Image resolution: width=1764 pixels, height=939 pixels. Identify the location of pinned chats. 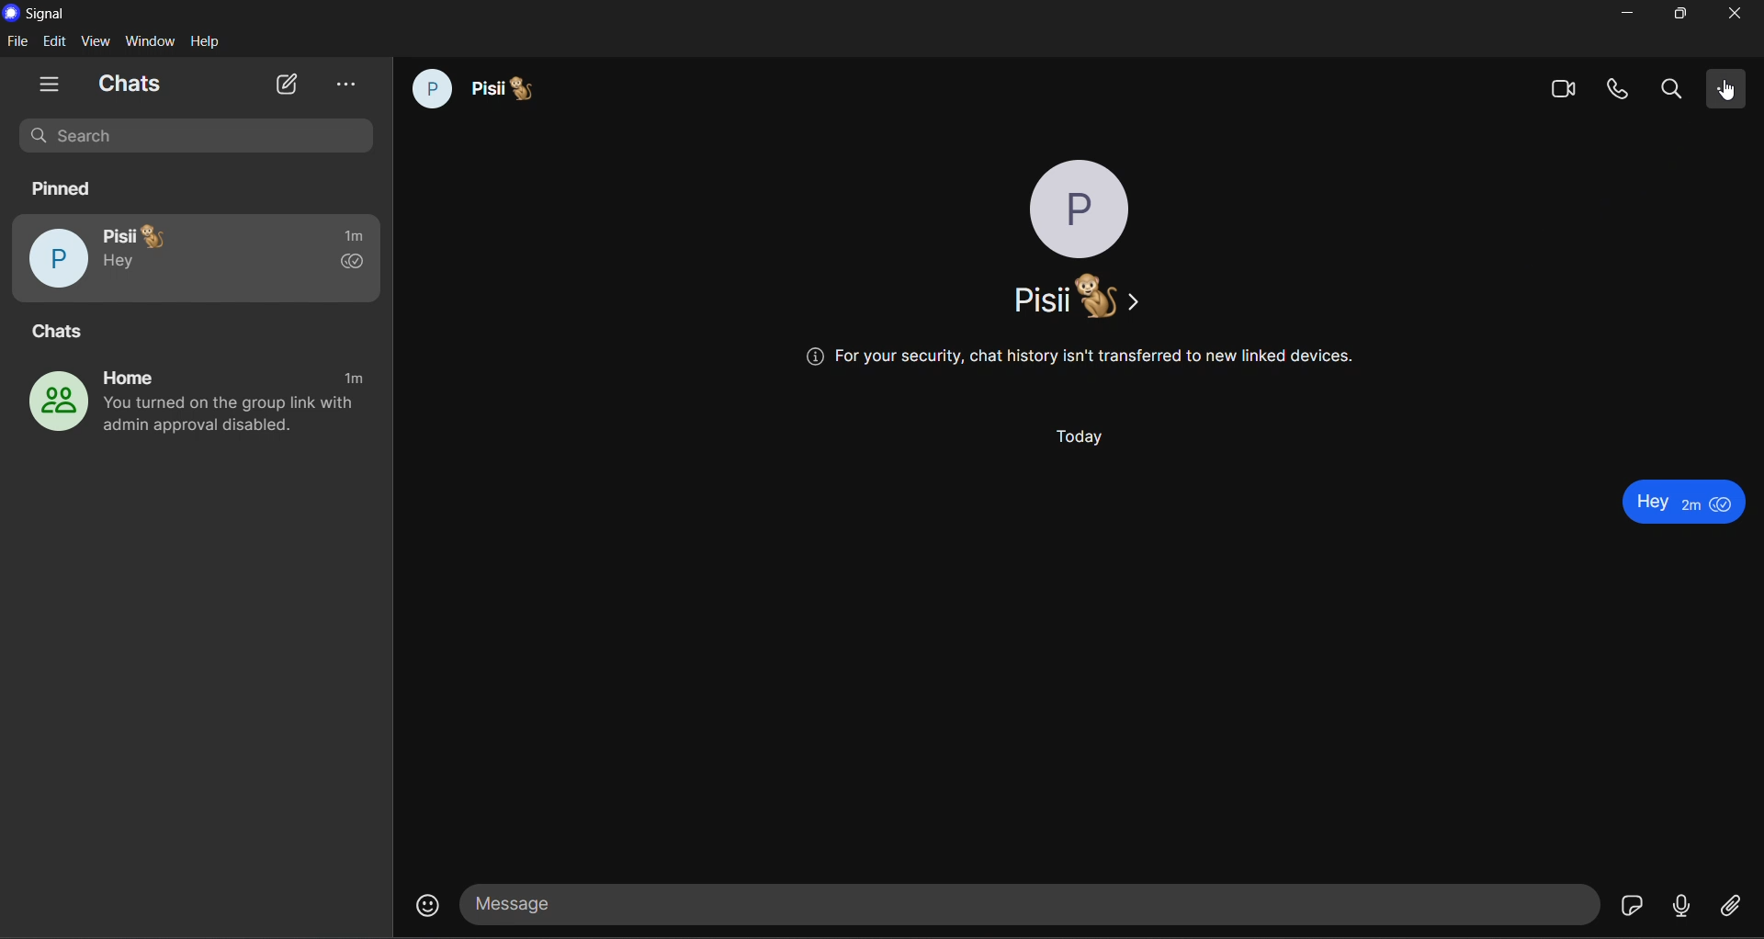
(62, 188).